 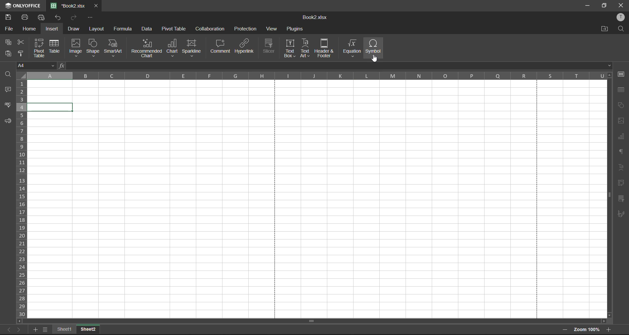 I want to click on chat, so click(x=173, y=48).